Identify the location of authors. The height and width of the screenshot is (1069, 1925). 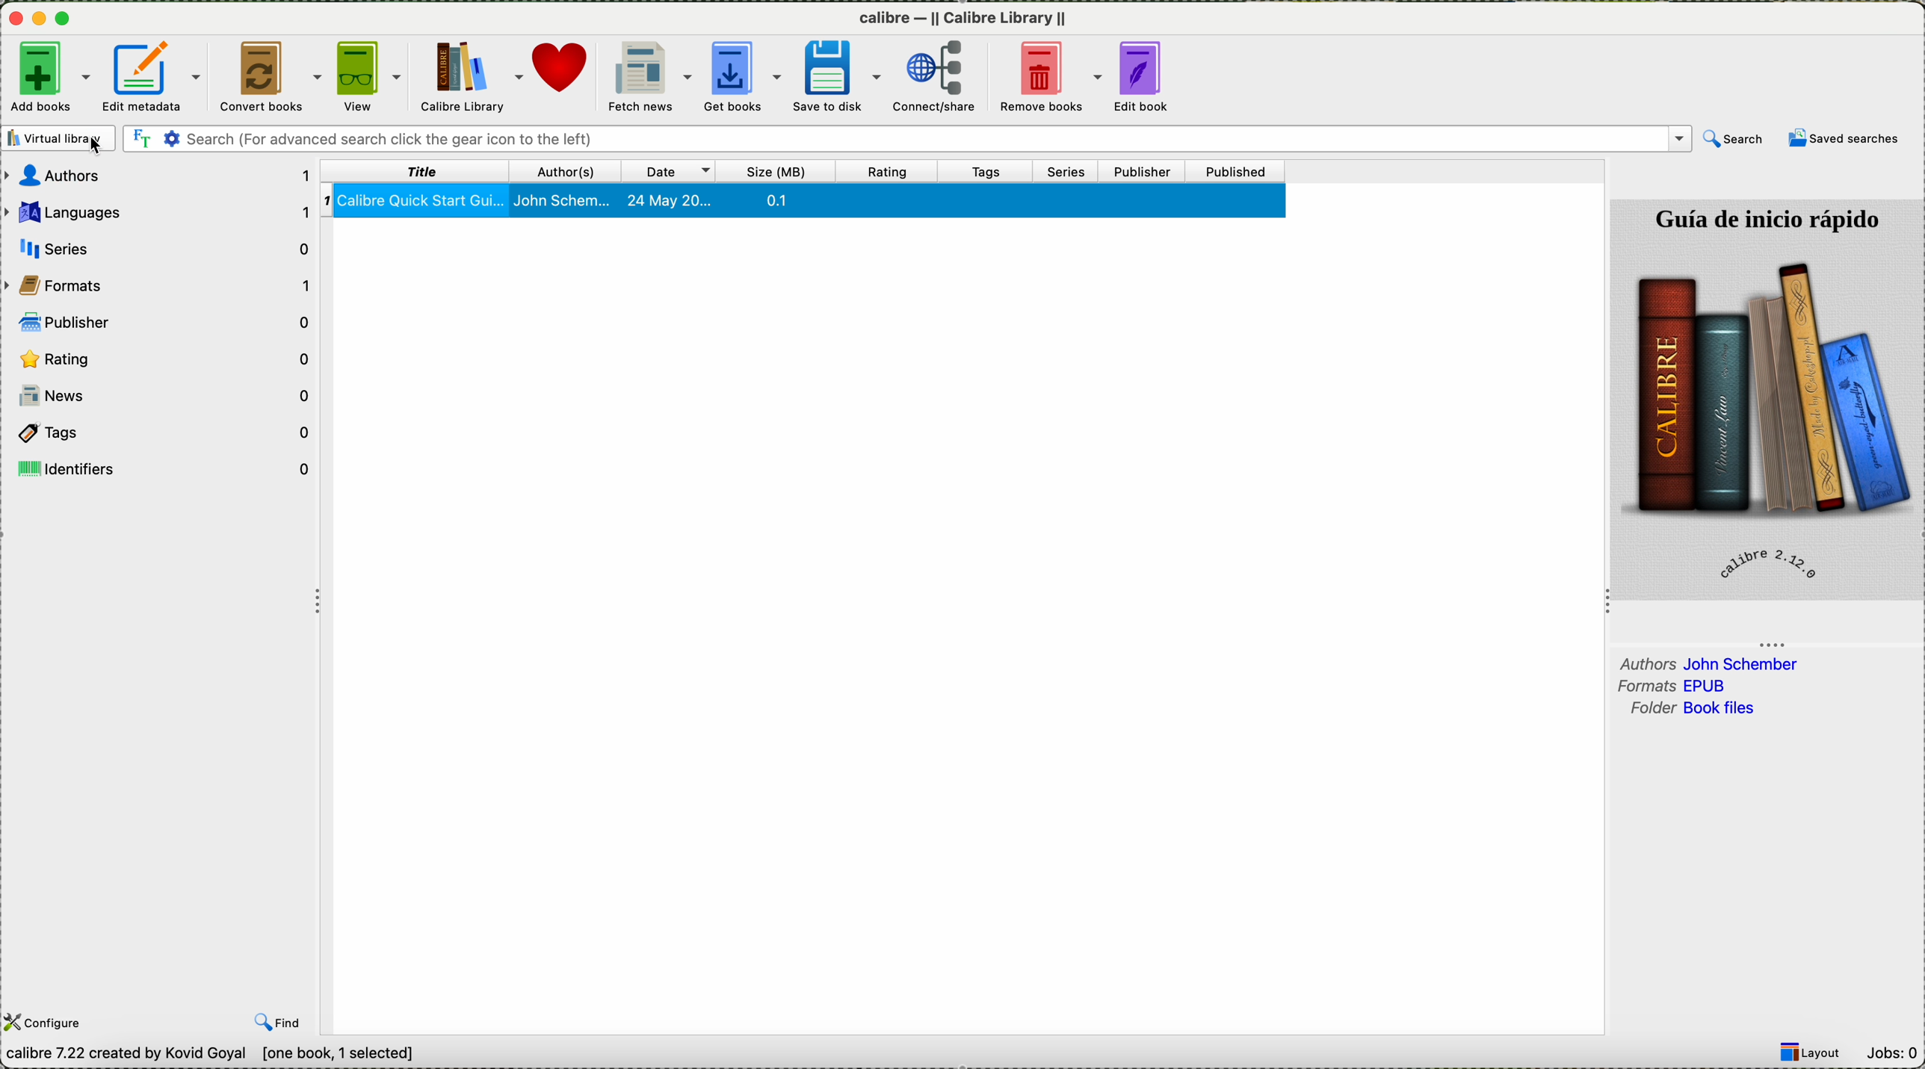
(566, 171).